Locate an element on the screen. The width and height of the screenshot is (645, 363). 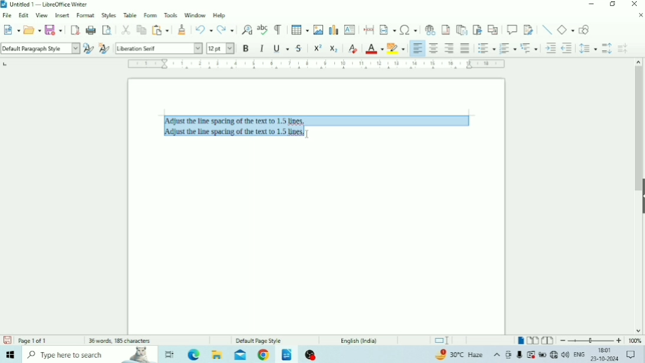
Increase Indent is located at coordinates (551, 48).